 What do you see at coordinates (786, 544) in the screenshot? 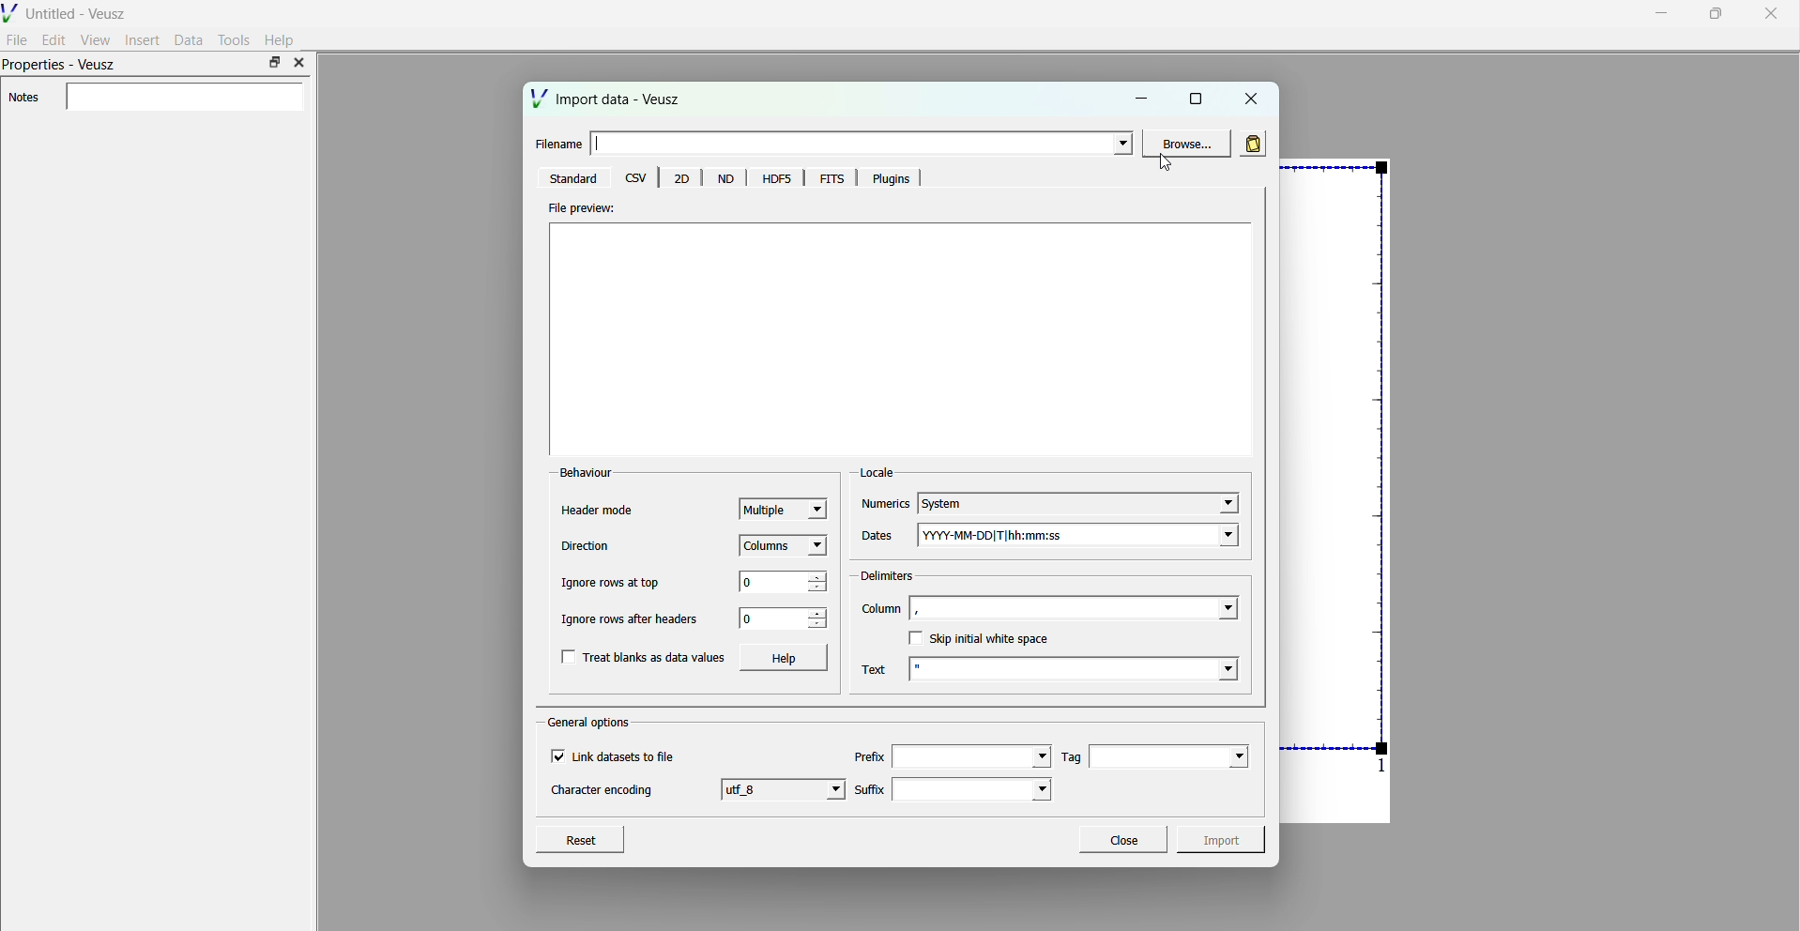
I see `Columns` at bounding box center [786, 544].